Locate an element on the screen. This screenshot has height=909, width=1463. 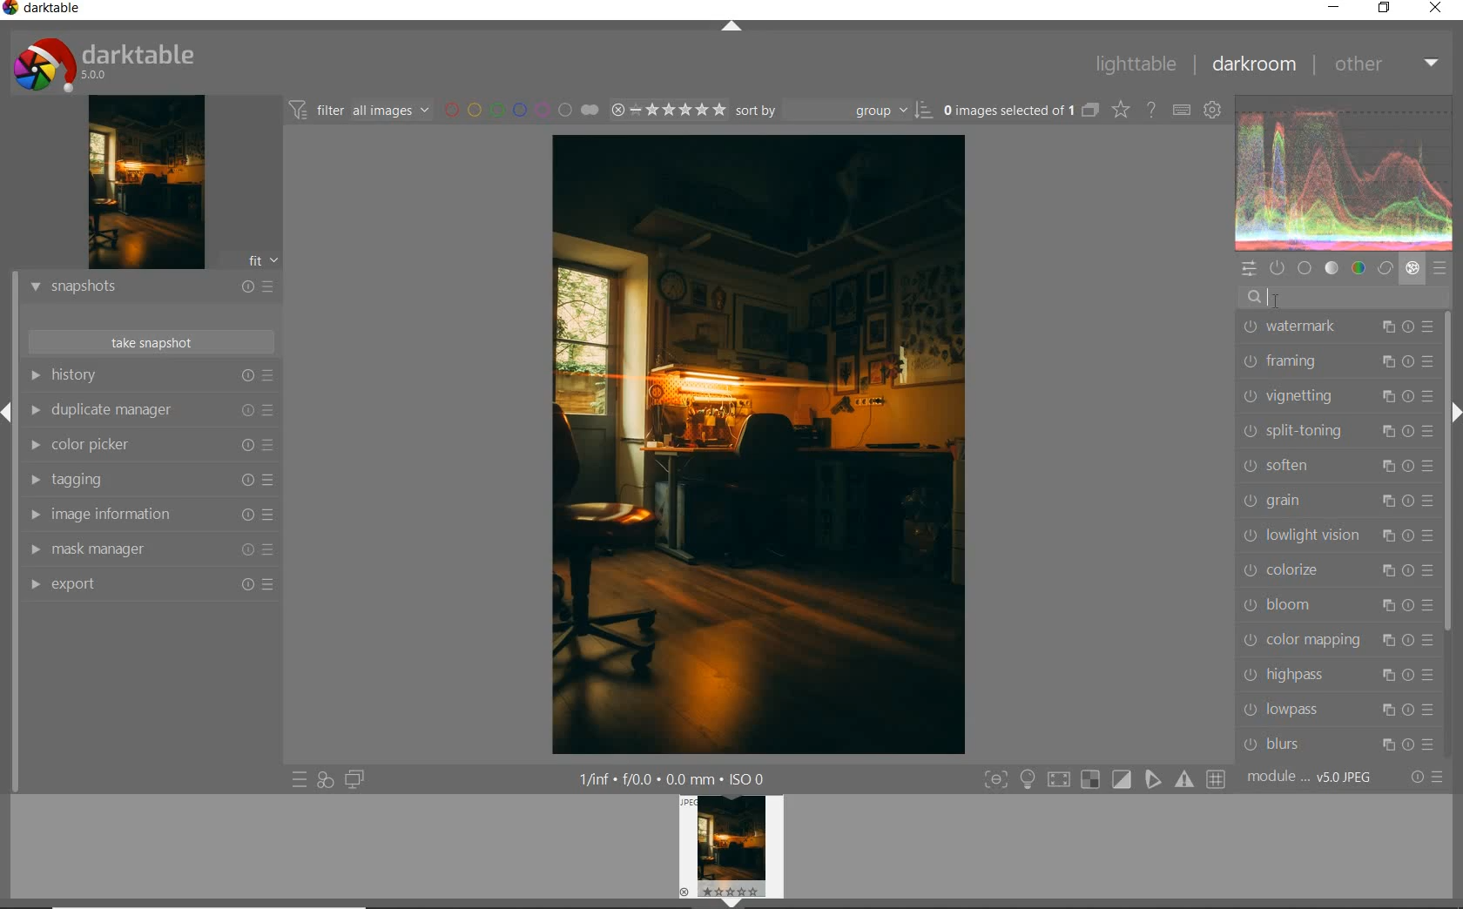
toggle modes is located at coordinates (1100, 778).